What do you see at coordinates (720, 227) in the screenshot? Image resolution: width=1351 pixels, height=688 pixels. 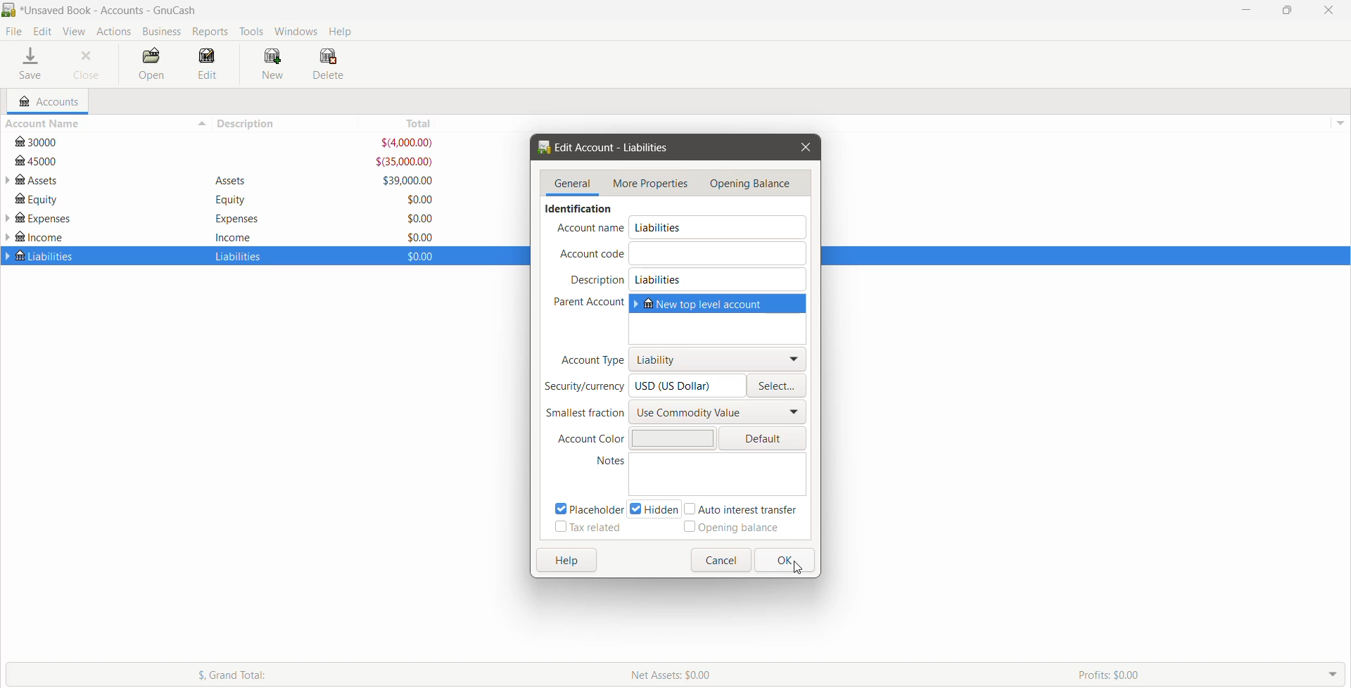 I see `Account name` at bounding box center [720, 227].